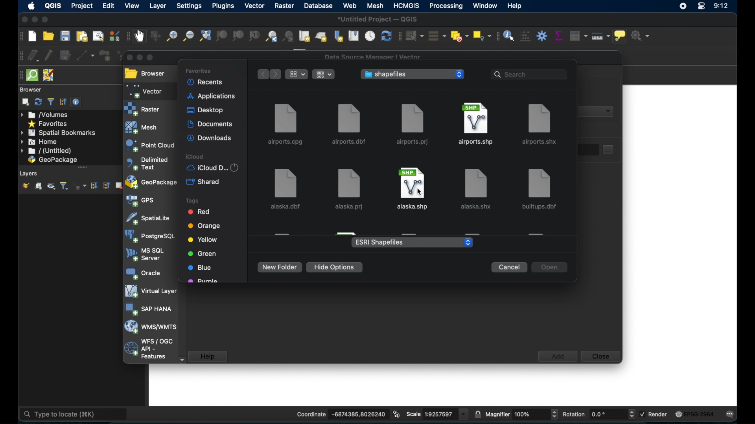  Describe the element at coordinates (142, 127) in the screenshot. I see `mesh` at that location.